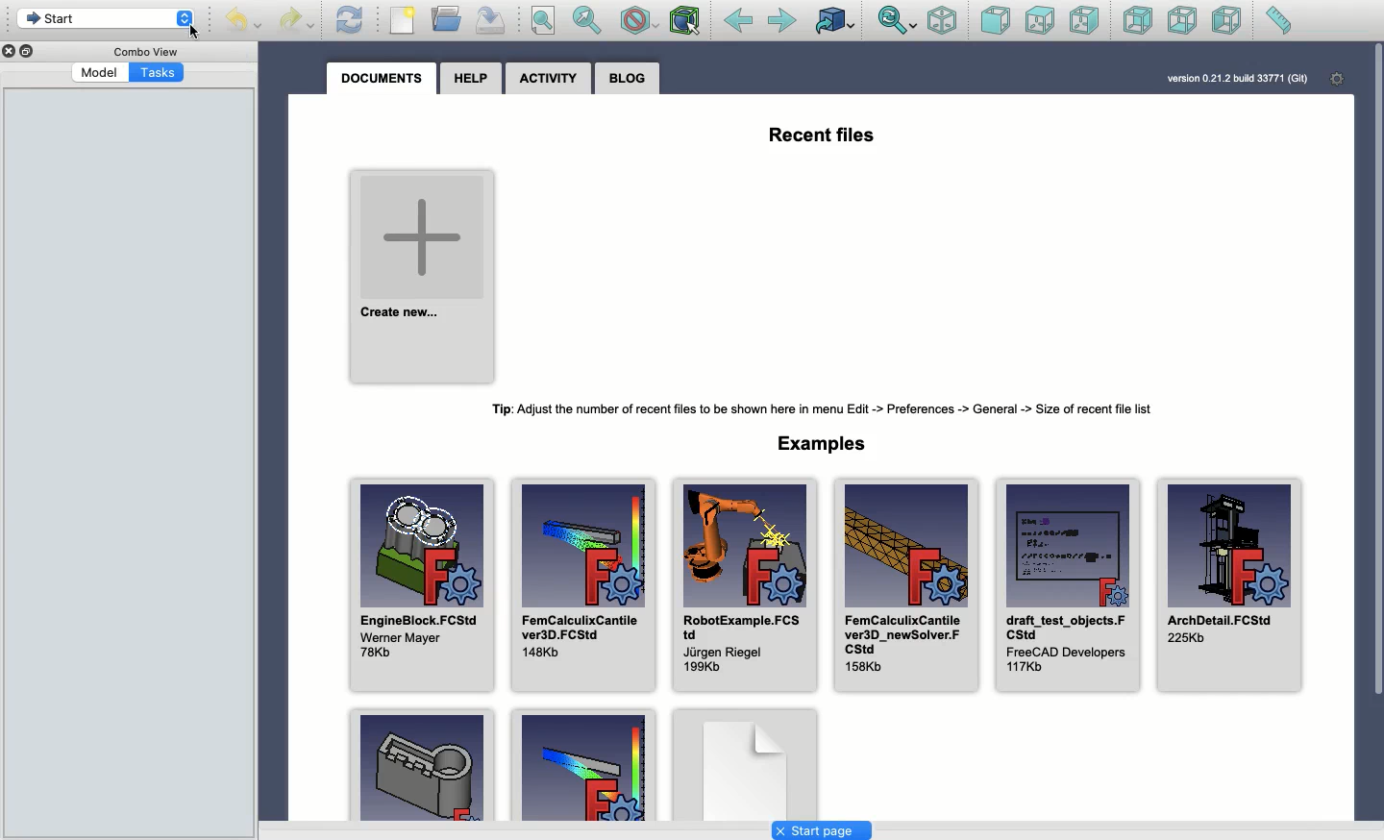 This screenshot has width=1384, height=840. I want to click on Open, so click(449, 19).